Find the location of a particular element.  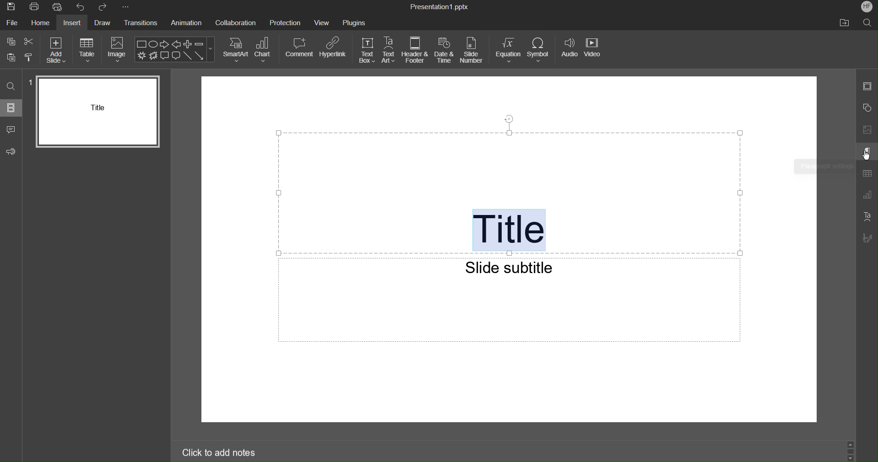

Signature is located at coordinates (866, 238).